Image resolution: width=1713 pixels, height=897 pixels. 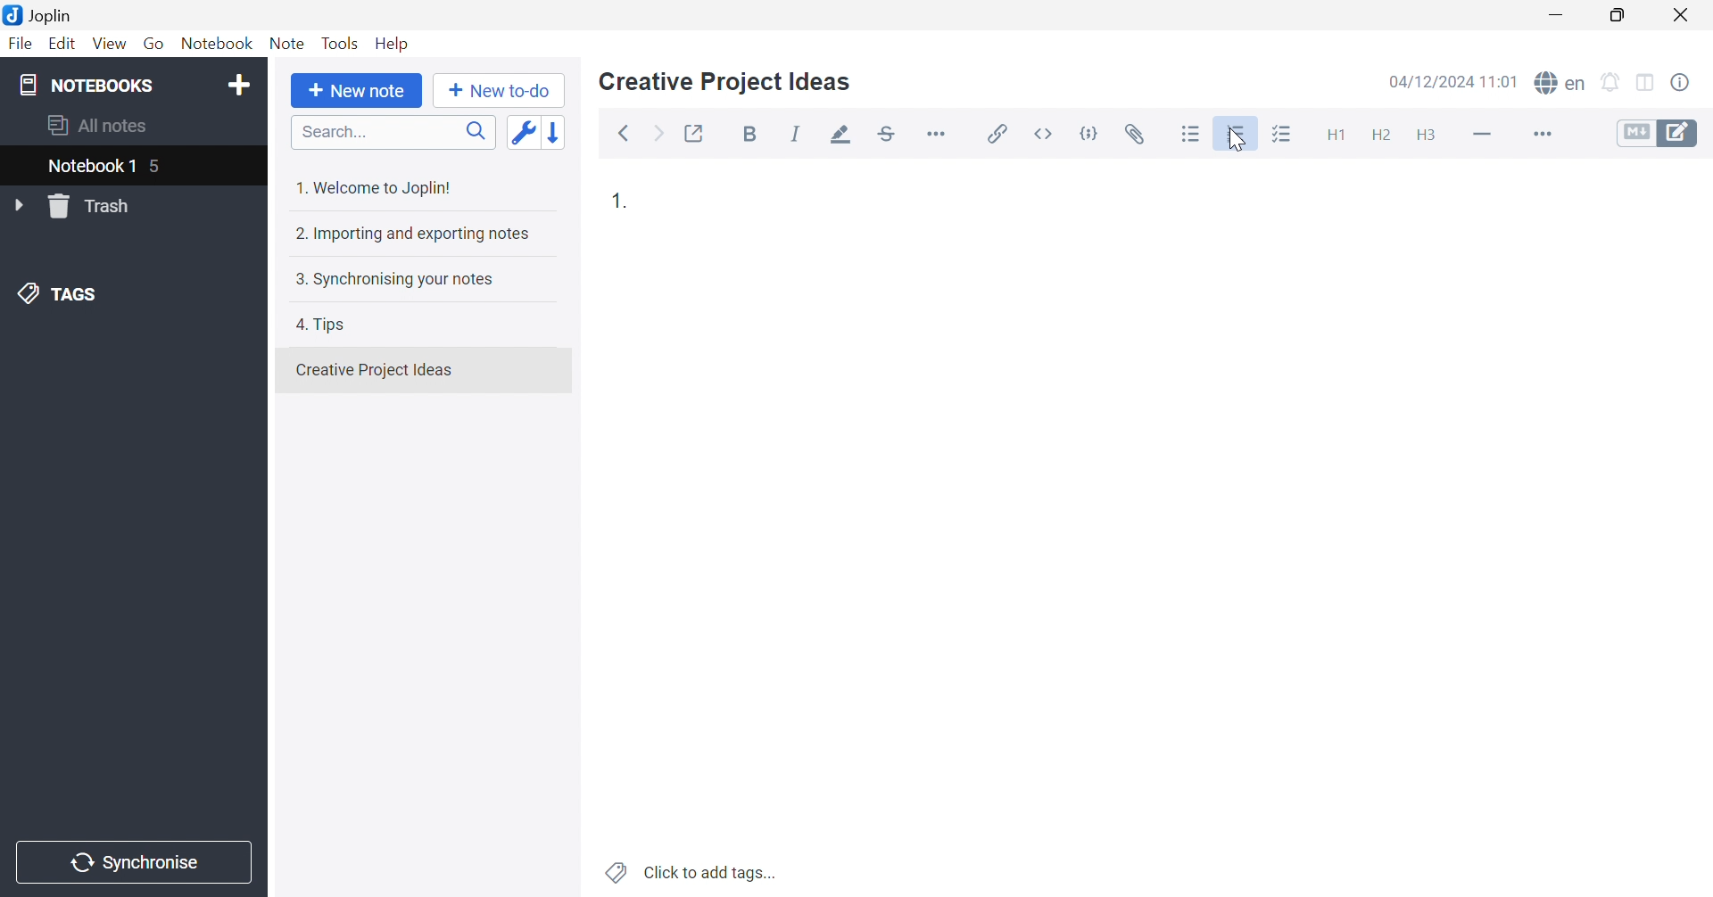 What do you see at coordinates (1450, 82) in the screenshot?
I see `04/12/2024` at bounding box center [1450, 82].